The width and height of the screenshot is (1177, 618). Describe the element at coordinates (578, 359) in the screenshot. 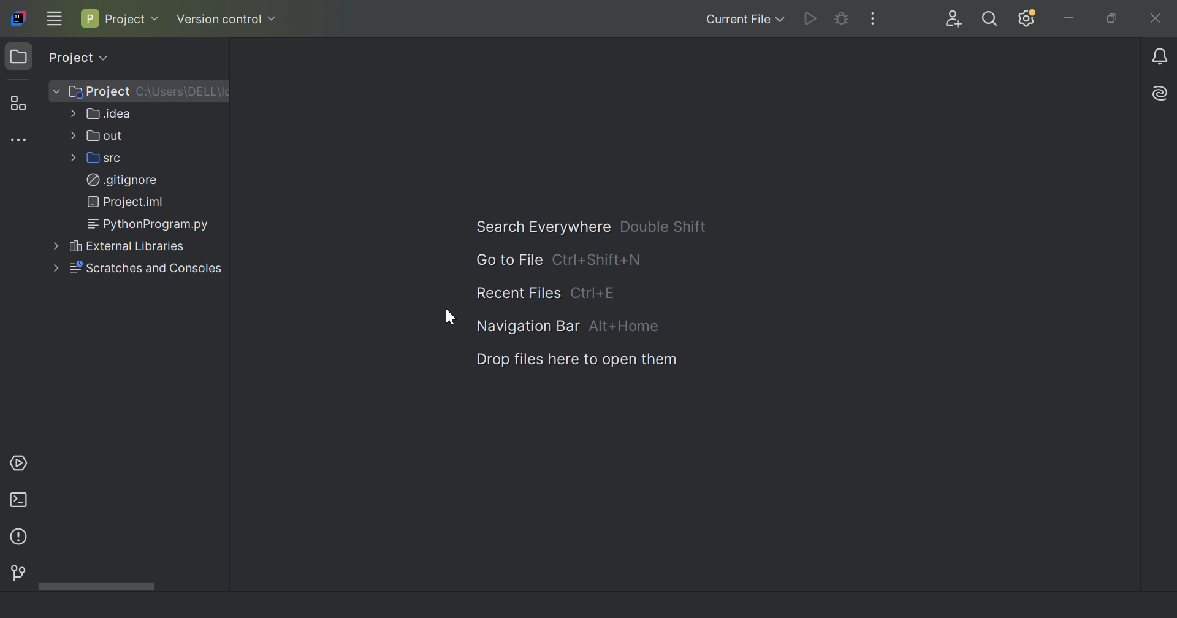

I see `Drop files here to open them` at that location.